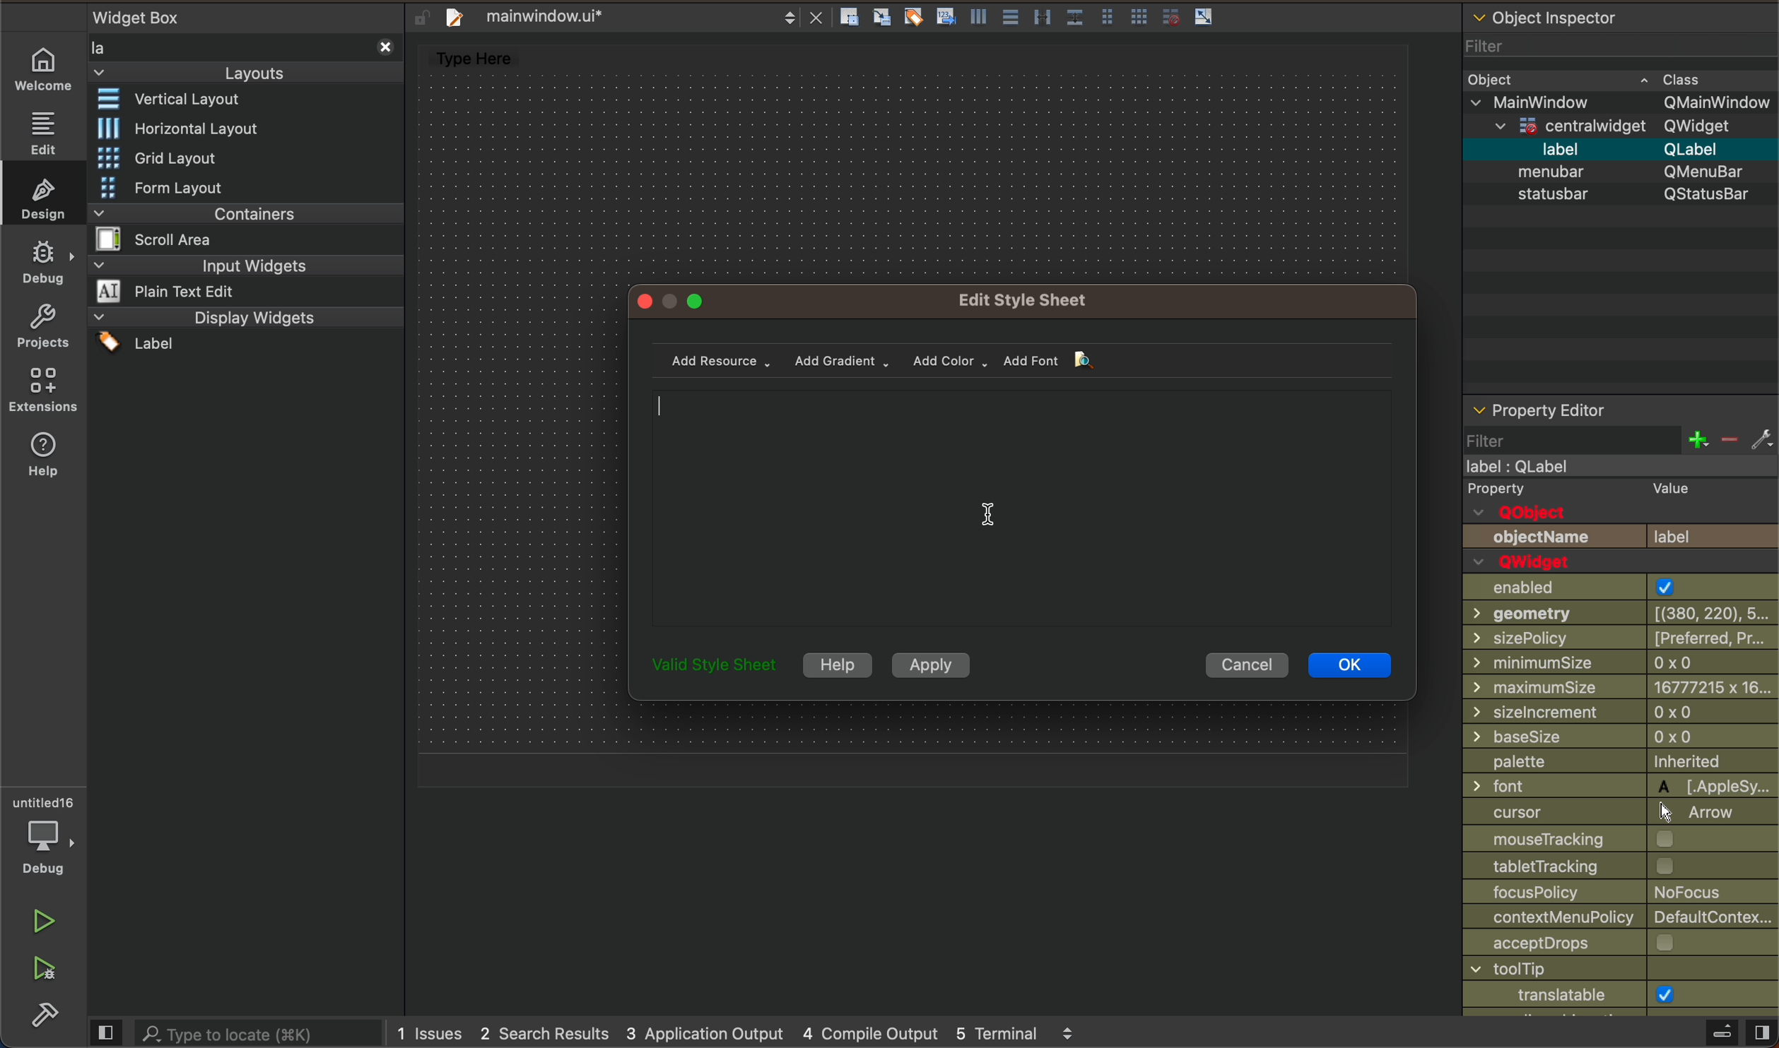 The width and height of the screenshot is (1779, 1048). Describe the element at coordinates (47, 197) in the screenshot. I see `design` at that location.